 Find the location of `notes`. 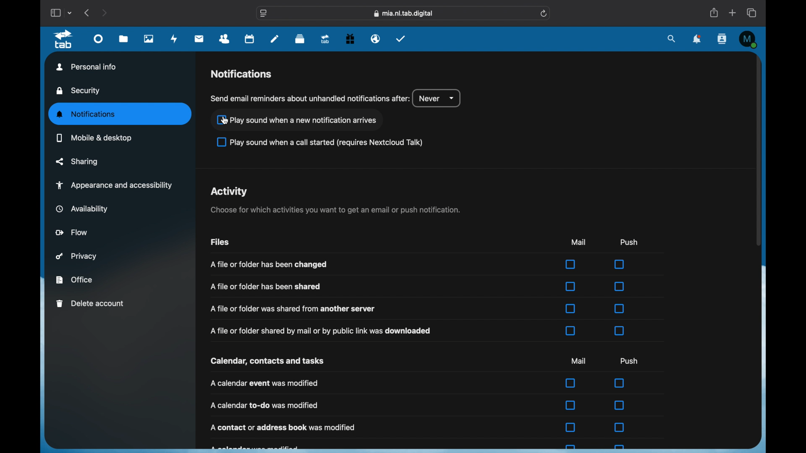

notes is located at coordinates (275, 38).